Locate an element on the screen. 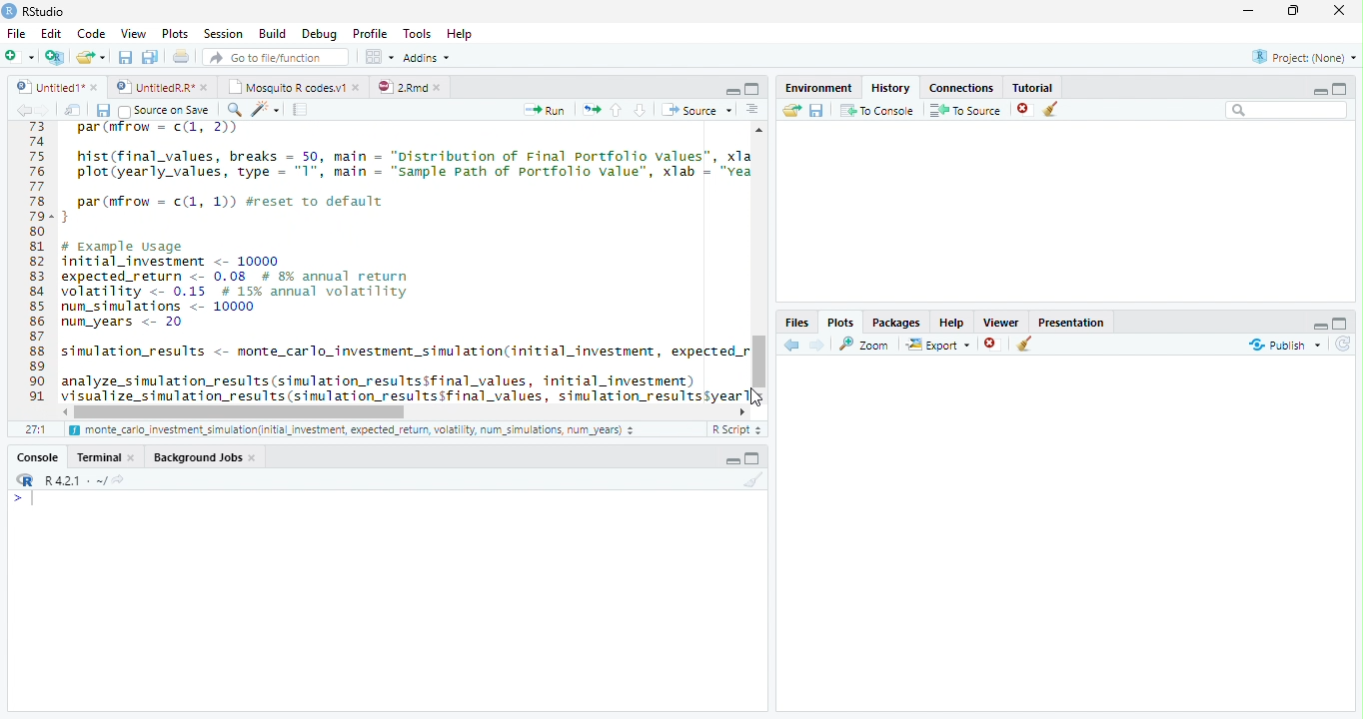  Compile Report is located at coordinates (303, 110).